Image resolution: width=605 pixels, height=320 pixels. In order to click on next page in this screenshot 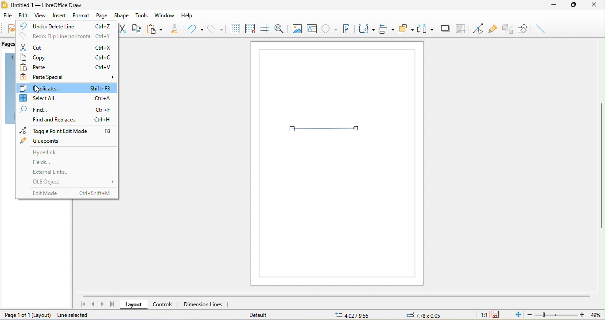, I will do `click(103, 304)`.